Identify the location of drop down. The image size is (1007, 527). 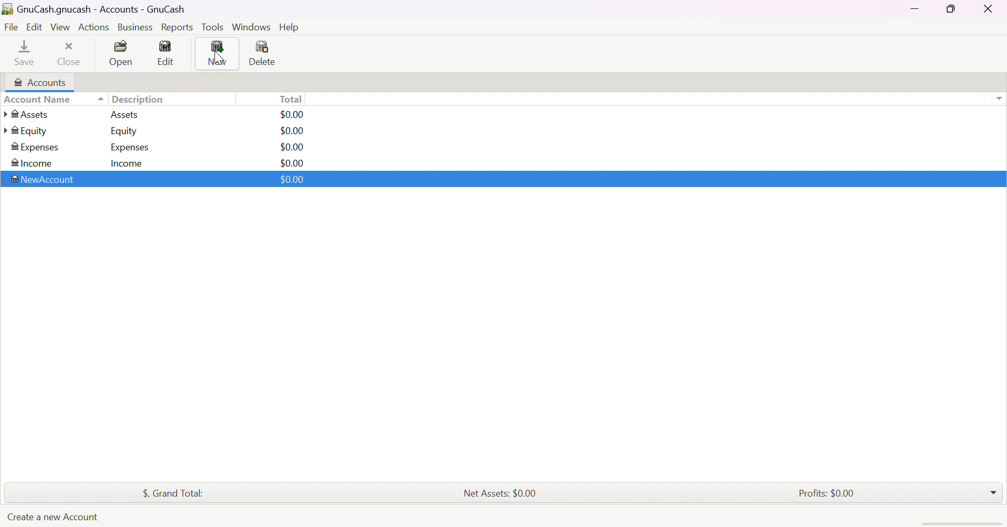
(1001, 100).